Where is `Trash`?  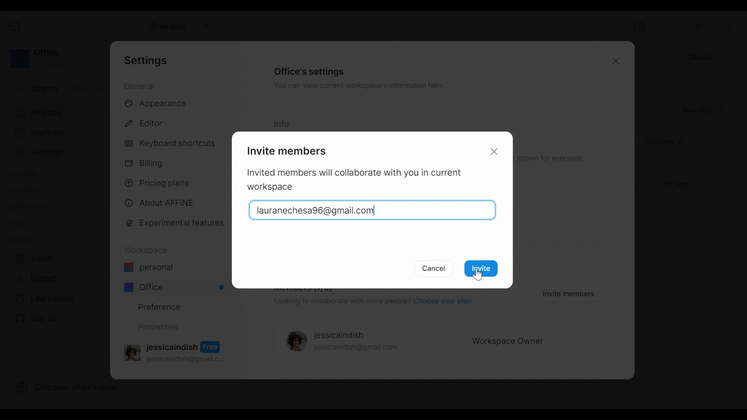 Trash is located at coordinates (34, 259).